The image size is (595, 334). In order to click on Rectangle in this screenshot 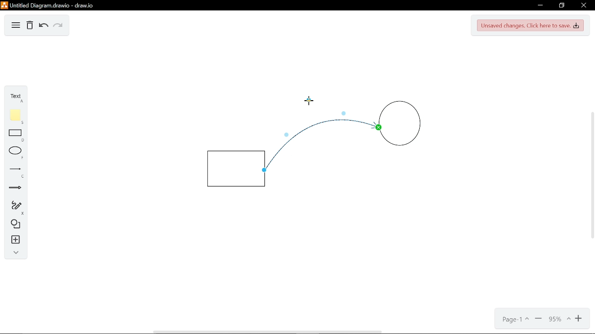, I will do `click(236, 168)`.